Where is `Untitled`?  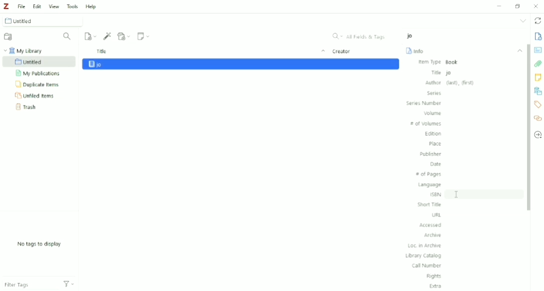 Untitled is located at coordinates (39, 62).